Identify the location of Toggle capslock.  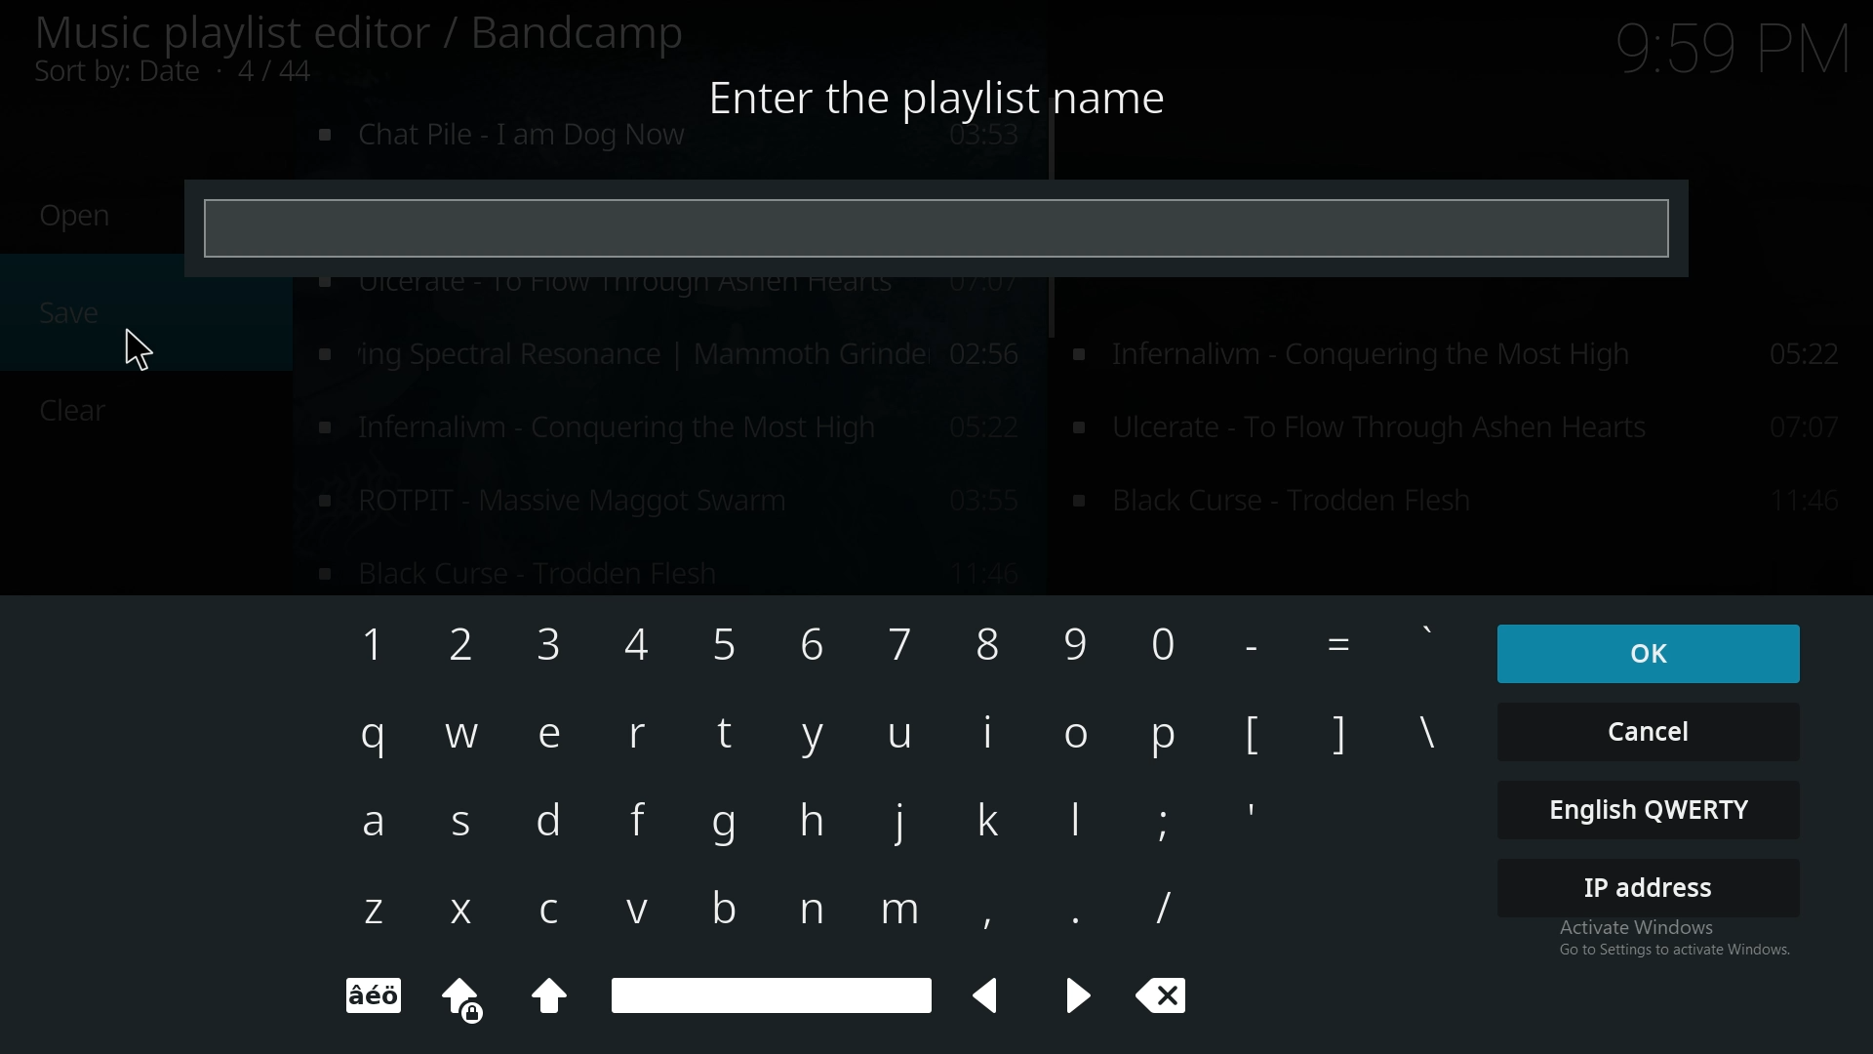
(462, 996).